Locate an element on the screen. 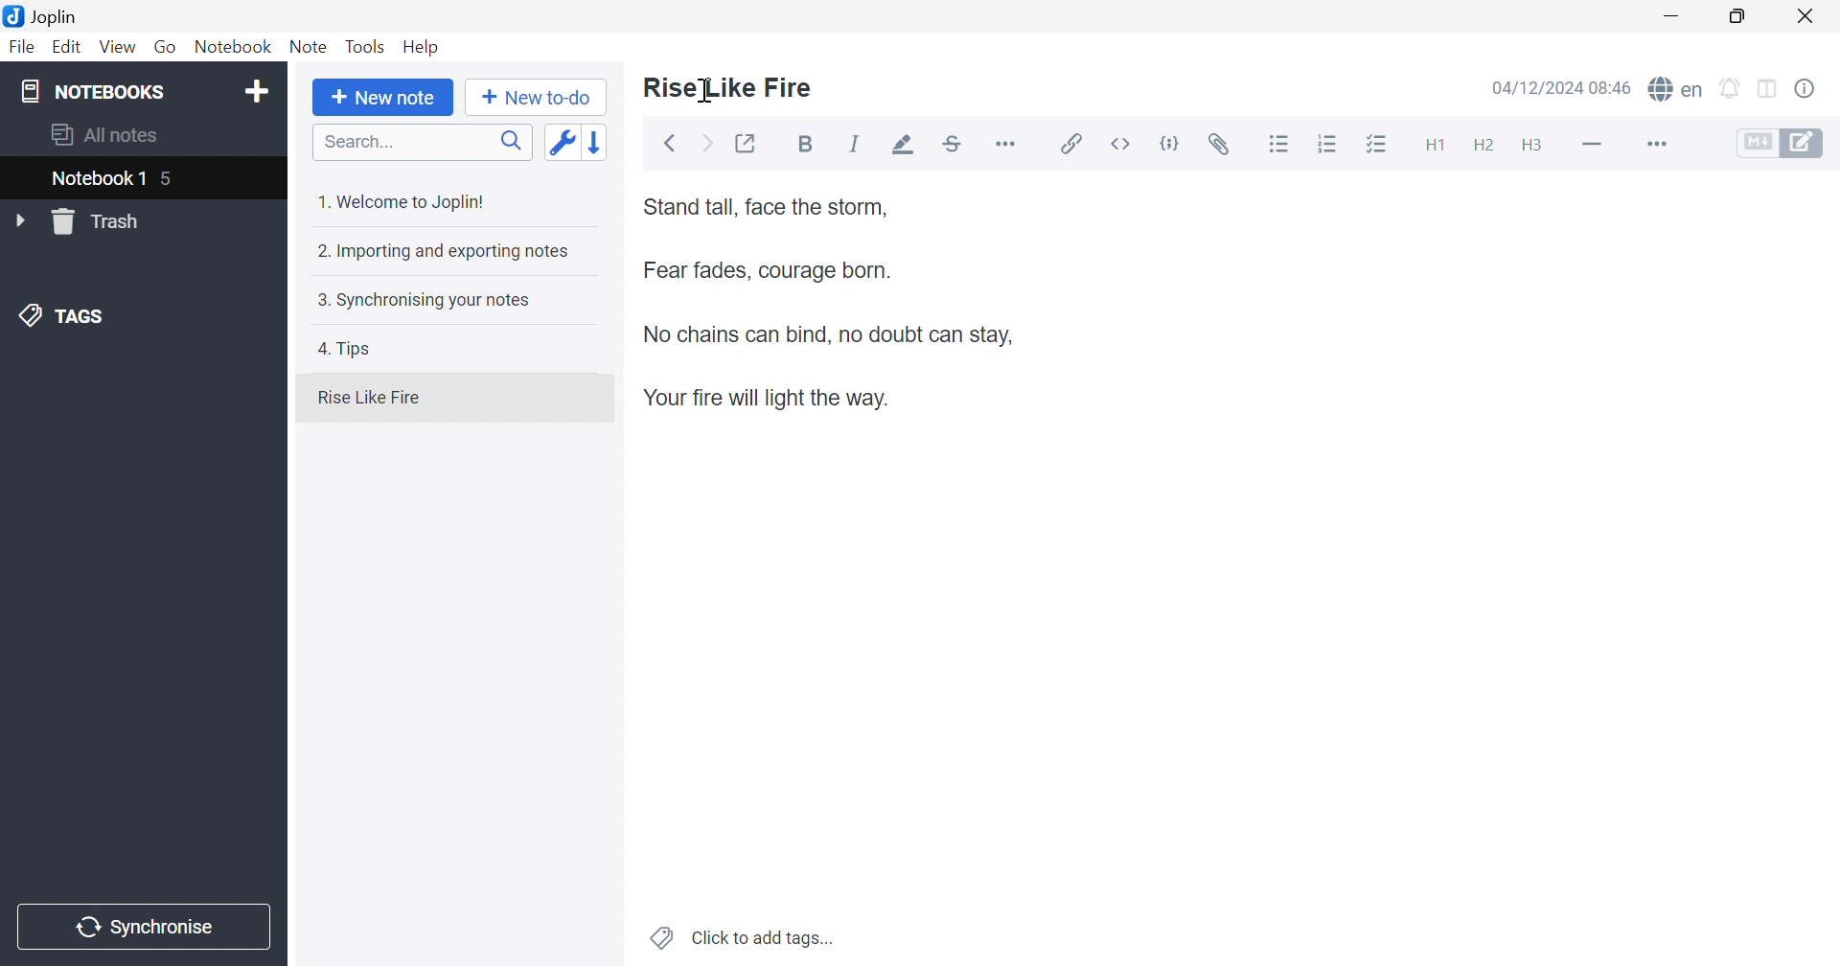 This screenshot has width=1840, height=966. Code is located at coordinates (1168, 146).